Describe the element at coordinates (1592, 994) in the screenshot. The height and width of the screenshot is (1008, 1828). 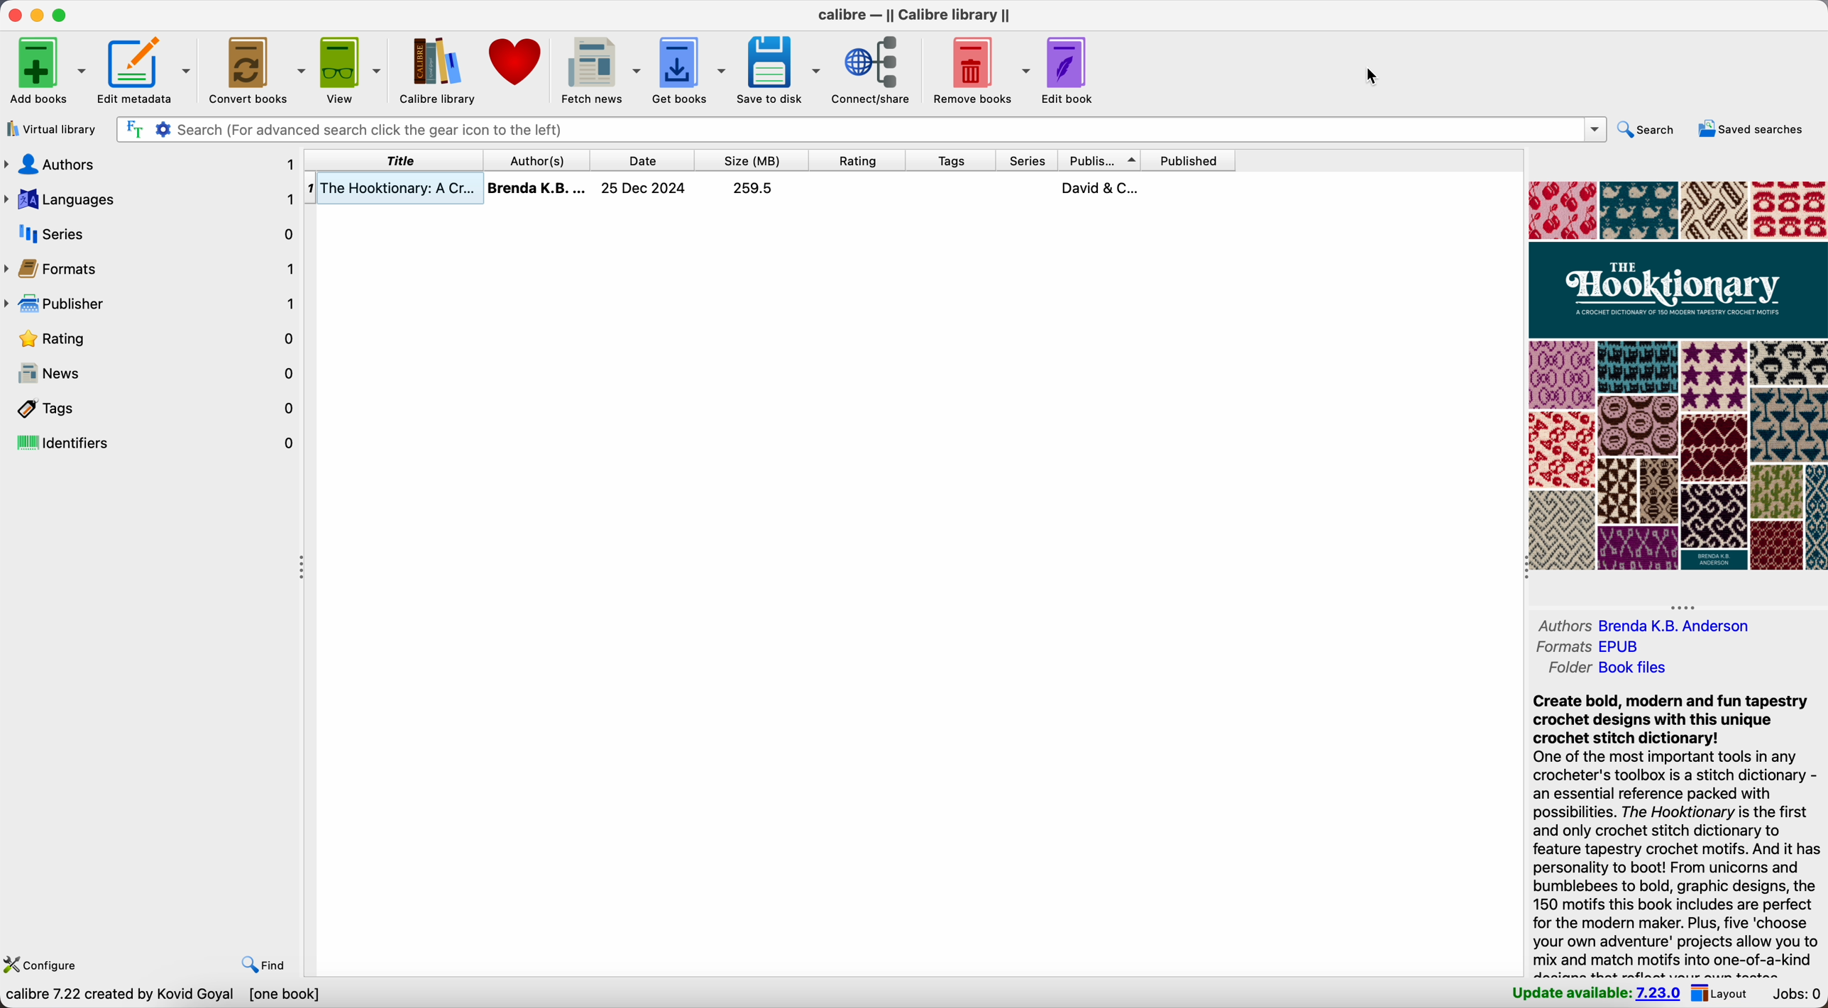
I see `update available` at that location.